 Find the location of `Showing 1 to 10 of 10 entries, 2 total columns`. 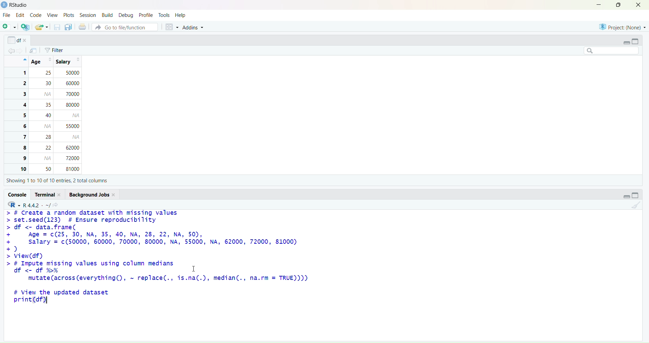

Showing 1 to 10 of 10 entries, 2 total columns is located at coordinates (55, 180).